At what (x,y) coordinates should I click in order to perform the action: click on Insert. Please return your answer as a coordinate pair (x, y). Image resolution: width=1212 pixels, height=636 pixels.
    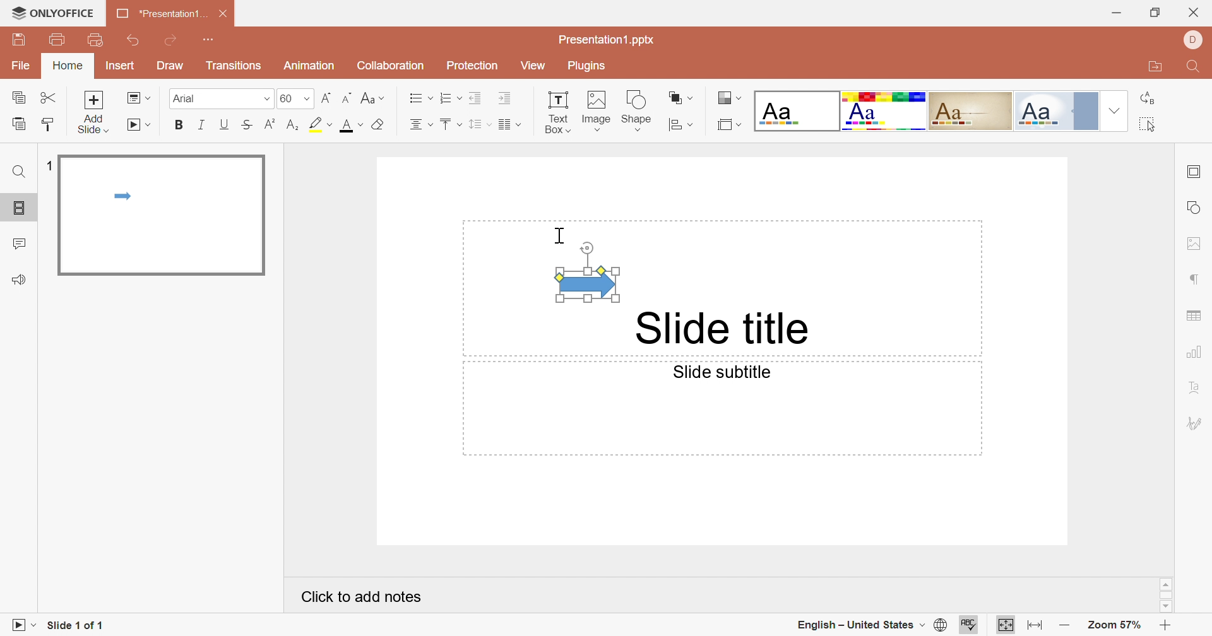
    Looking at the image, I should click on (119, 66).